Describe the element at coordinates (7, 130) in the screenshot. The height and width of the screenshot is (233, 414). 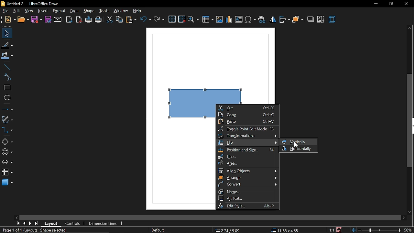
I see `connectors` at that location.